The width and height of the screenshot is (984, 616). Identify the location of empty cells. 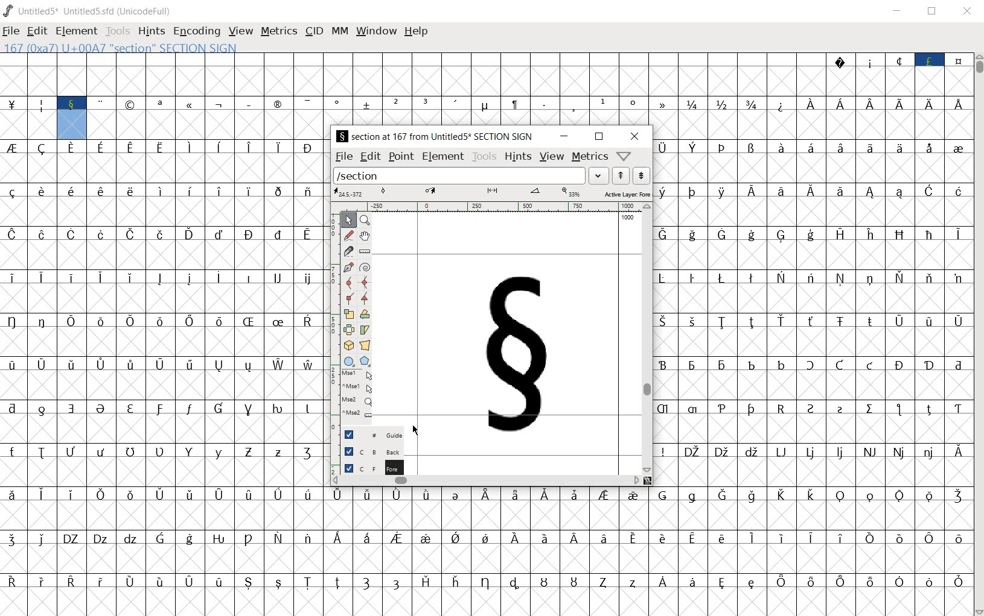
(165, 429).